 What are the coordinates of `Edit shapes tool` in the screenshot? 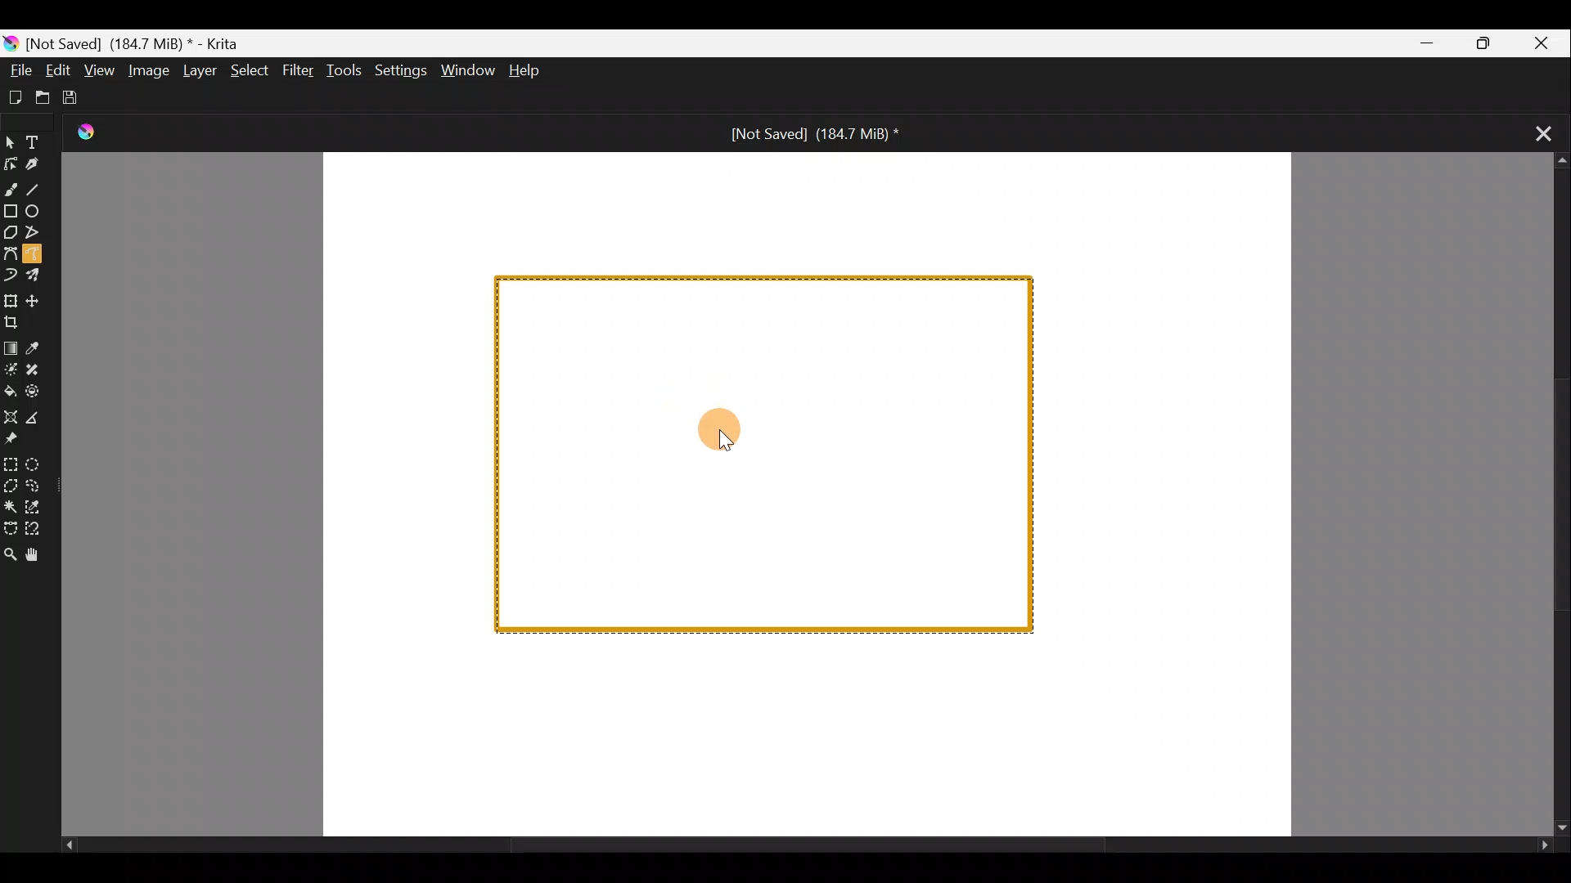 It's located at (10, 164).